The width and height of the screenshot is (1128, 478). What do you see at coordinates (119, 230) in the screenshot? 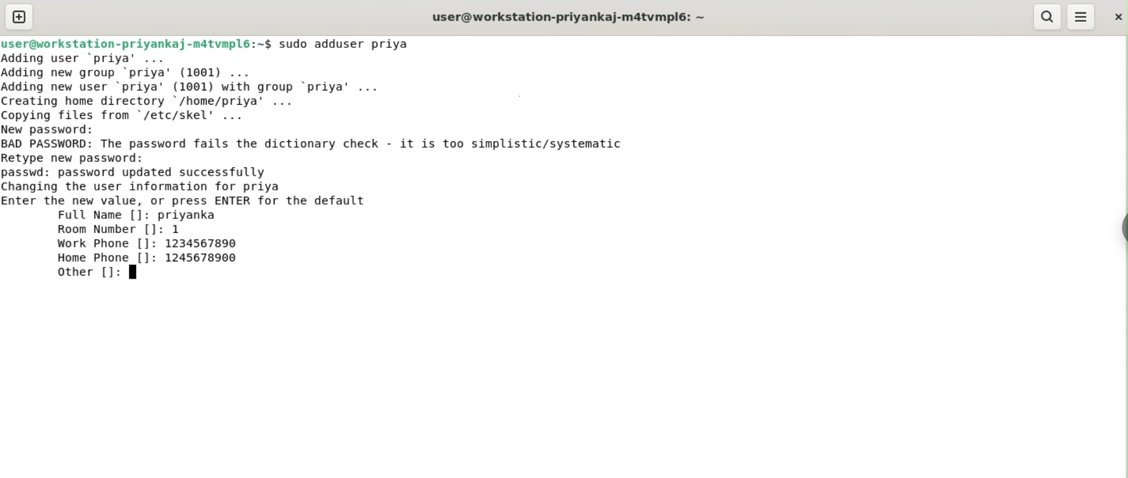
I see `Room Number []: 1` at bounding box center [119, 230].